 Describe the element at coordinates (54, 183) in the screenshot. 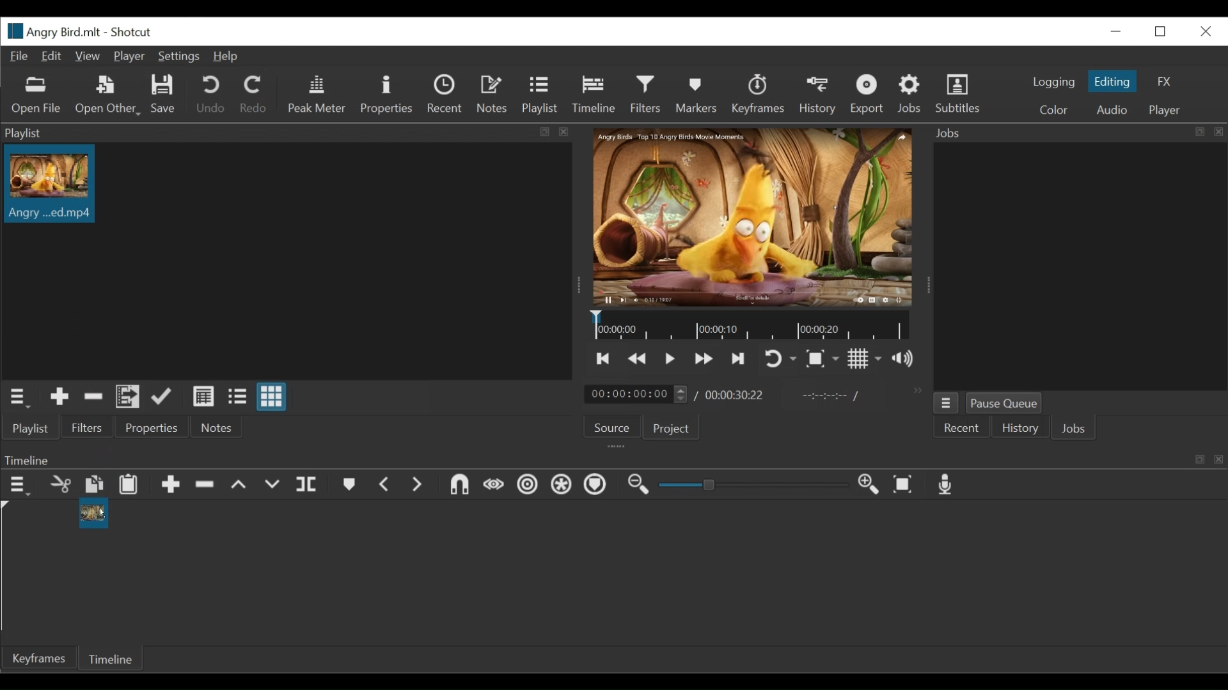

I see `Clip` at that location.